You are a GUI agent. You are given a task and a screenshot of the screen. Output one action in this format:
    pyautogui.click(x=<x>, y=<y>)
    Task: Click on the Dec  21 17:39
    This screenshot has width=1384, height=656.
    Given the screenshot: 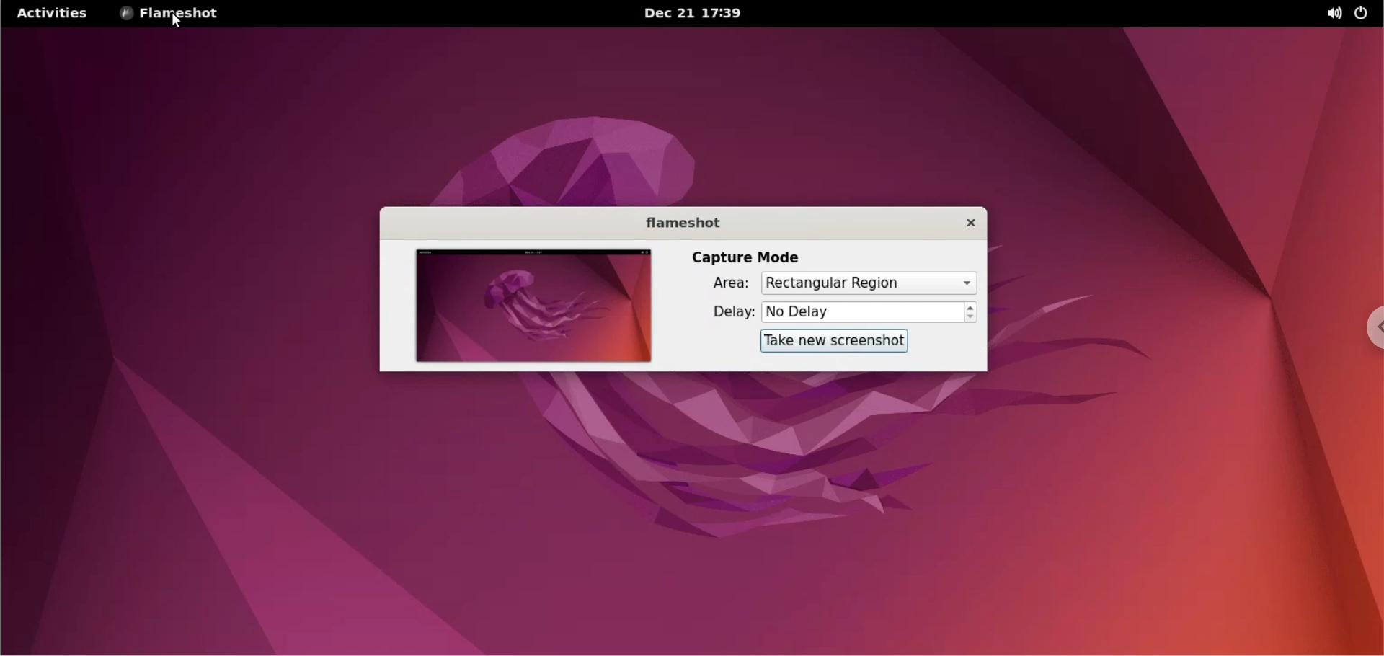 What is the action you would take?
    pyautogui.click(x=696, y=14)
    